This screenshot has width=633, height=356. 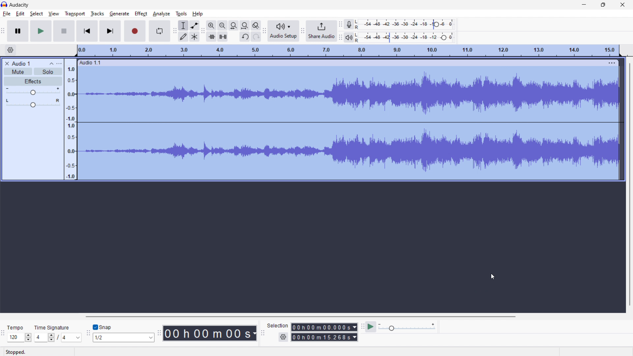 What do you see at coordinates (97, 14) in the screenshot?
I see `tracks` at bounding box center [97, 14].